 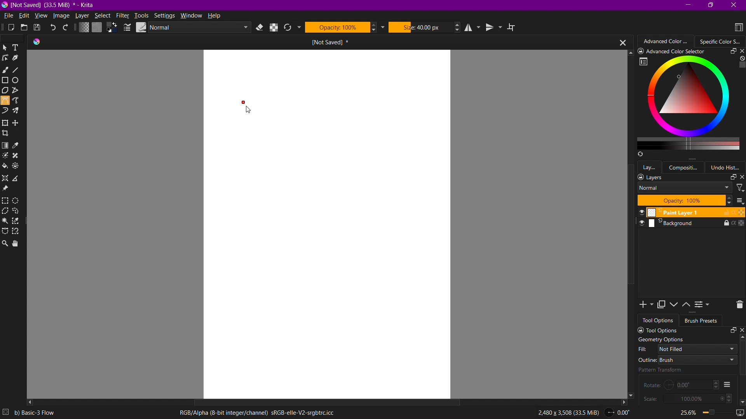 What do you see at coordinates (326, 224) in the screenshot?
I see `canvas` at bounding box center [326, 224].